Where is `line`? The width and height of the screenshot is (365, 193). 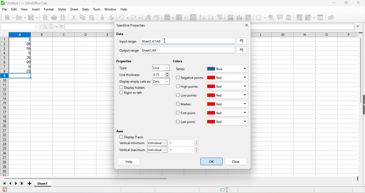 line is located at coordinates (161, 68).